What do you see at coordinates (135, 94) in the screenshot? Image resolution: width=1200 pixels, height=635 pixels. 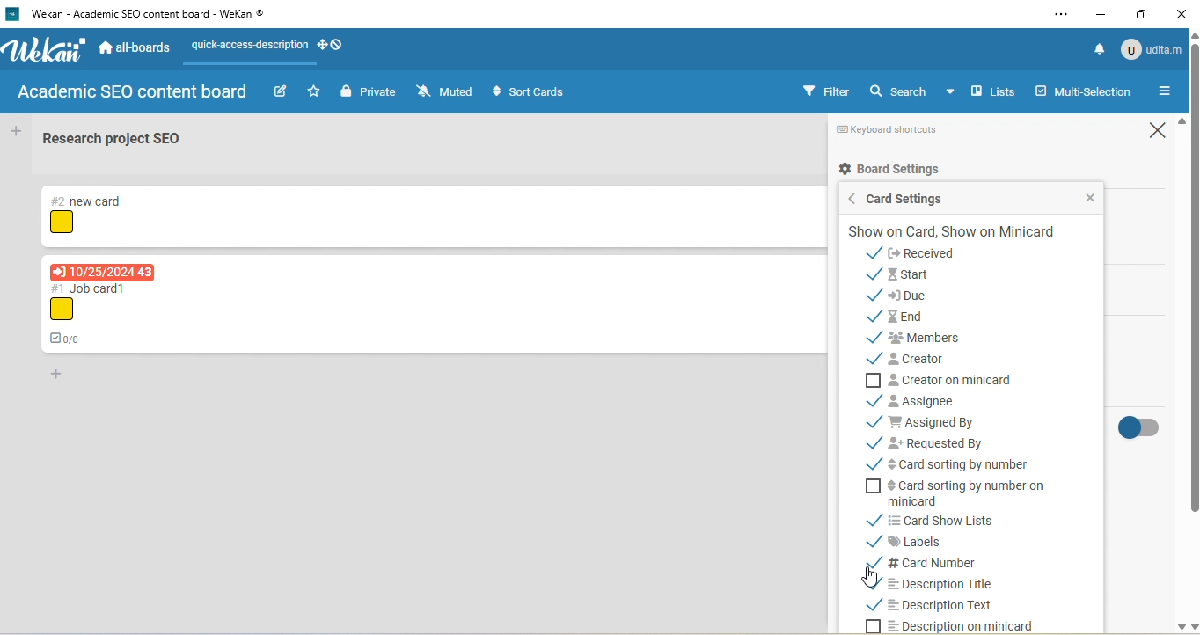 I see `academic seo content board` at bounding box center [135, 94].